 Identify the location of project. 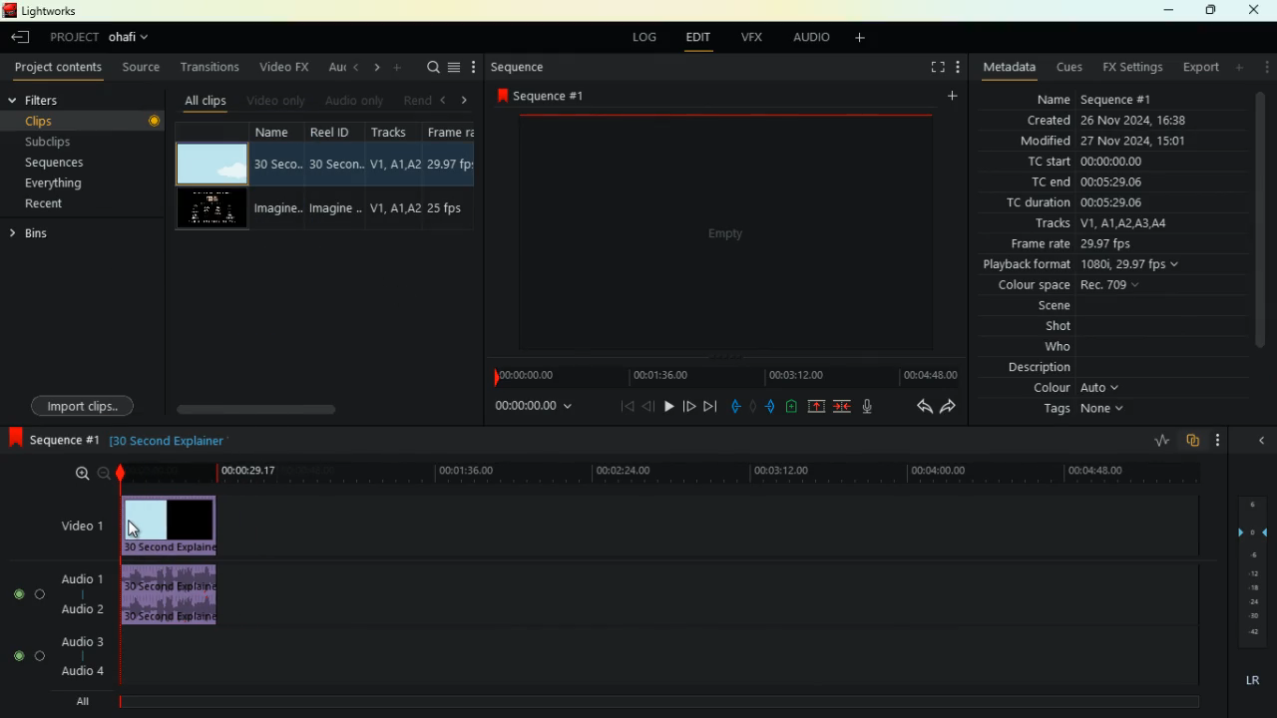
(106, 37).